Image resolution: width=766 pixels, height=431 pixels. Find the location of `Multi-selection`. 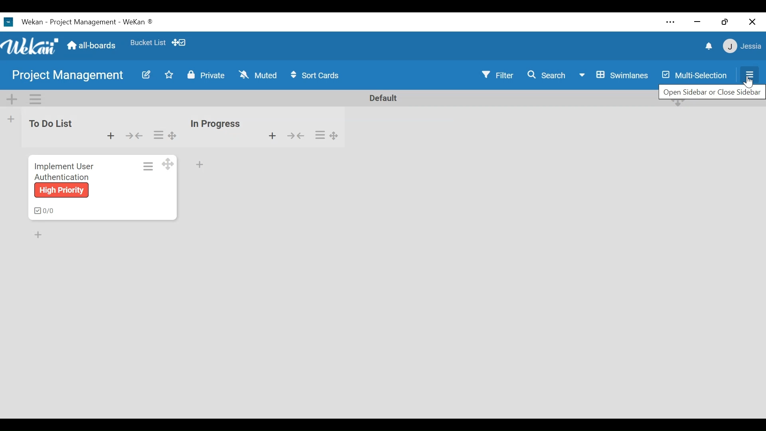

Multi-selection is located at coordinates (695, 74).